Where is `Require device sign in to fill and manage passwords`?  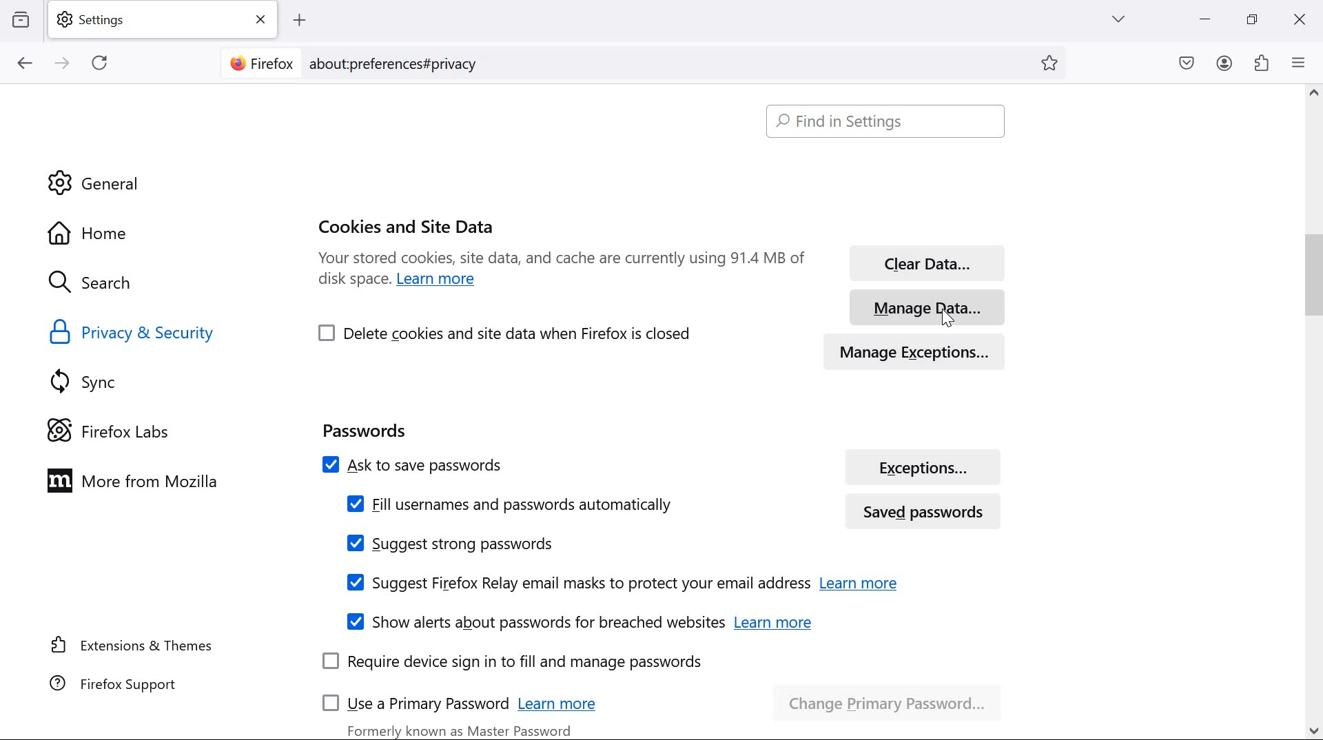
Require device sign in to fill and manage passwords is located at coordinates (513, 663).